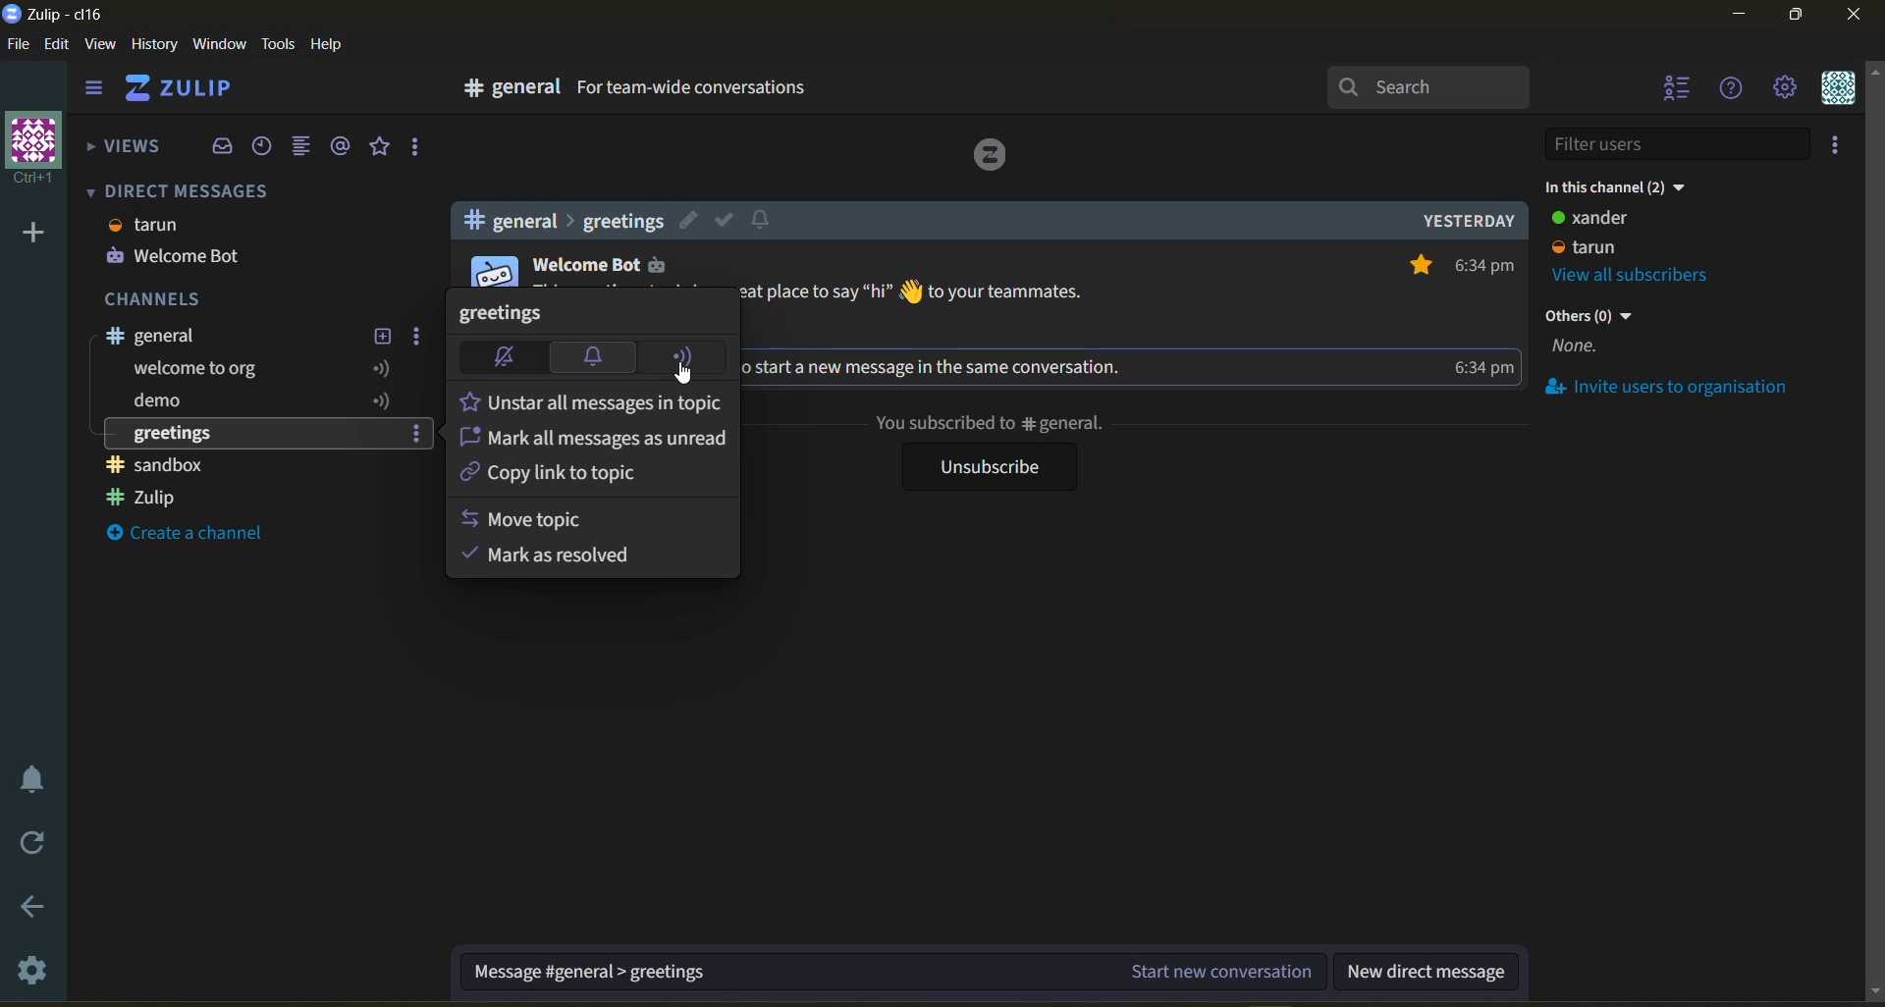 This screenshot has width=1885, height=1007. What do you see at coordinates (222, 45) in the screenshot?
I see `window` at bounding box center [222, 45].